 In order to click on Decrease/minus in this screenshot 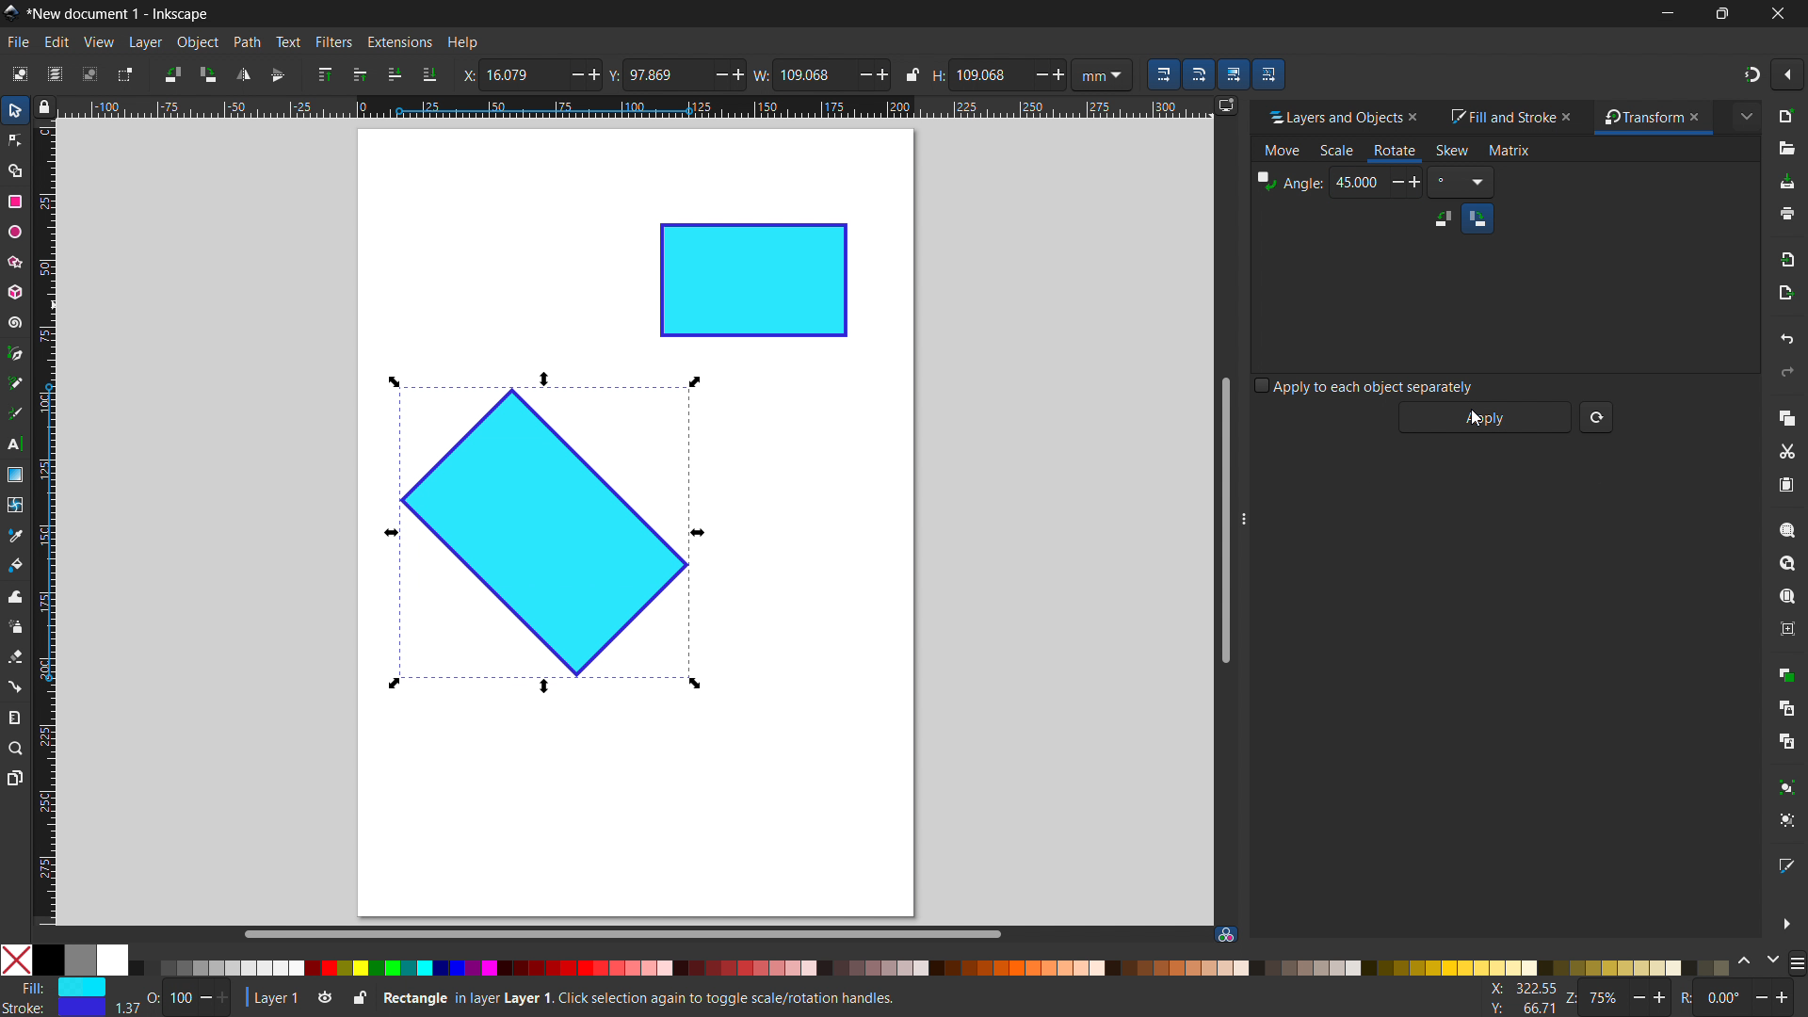, I will do `click(858, 73)`.